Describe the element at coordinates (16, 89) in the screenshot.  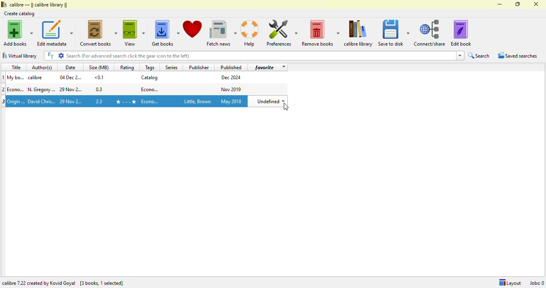
I see `title` at that location.